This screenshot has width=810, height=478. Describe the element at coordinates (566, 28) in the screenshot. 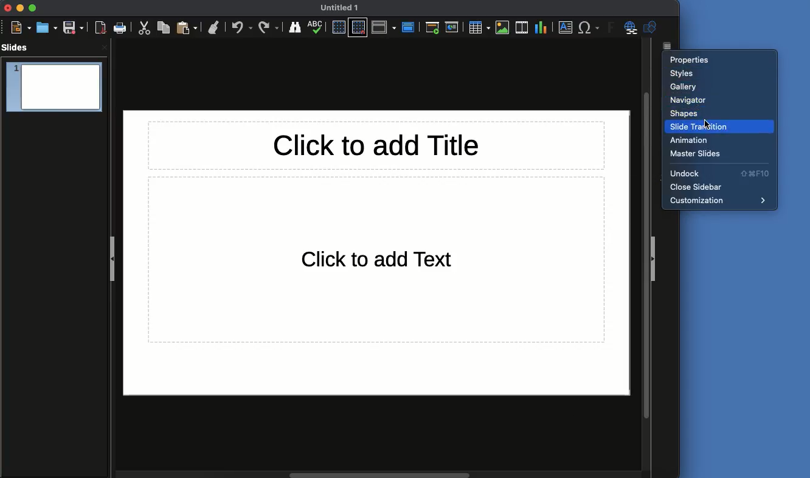

I see `Textbox` at that location.